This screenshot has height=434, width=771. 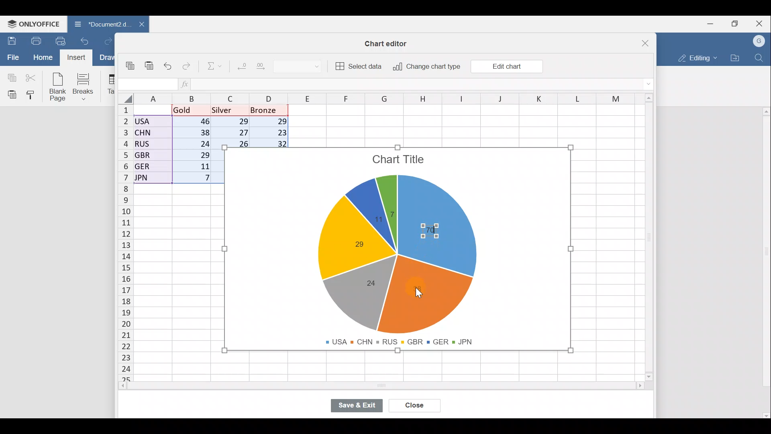 What do you see at coordinates (31, 77) in the screenshot?
I see `Cut` at bounding box center [31, 77].